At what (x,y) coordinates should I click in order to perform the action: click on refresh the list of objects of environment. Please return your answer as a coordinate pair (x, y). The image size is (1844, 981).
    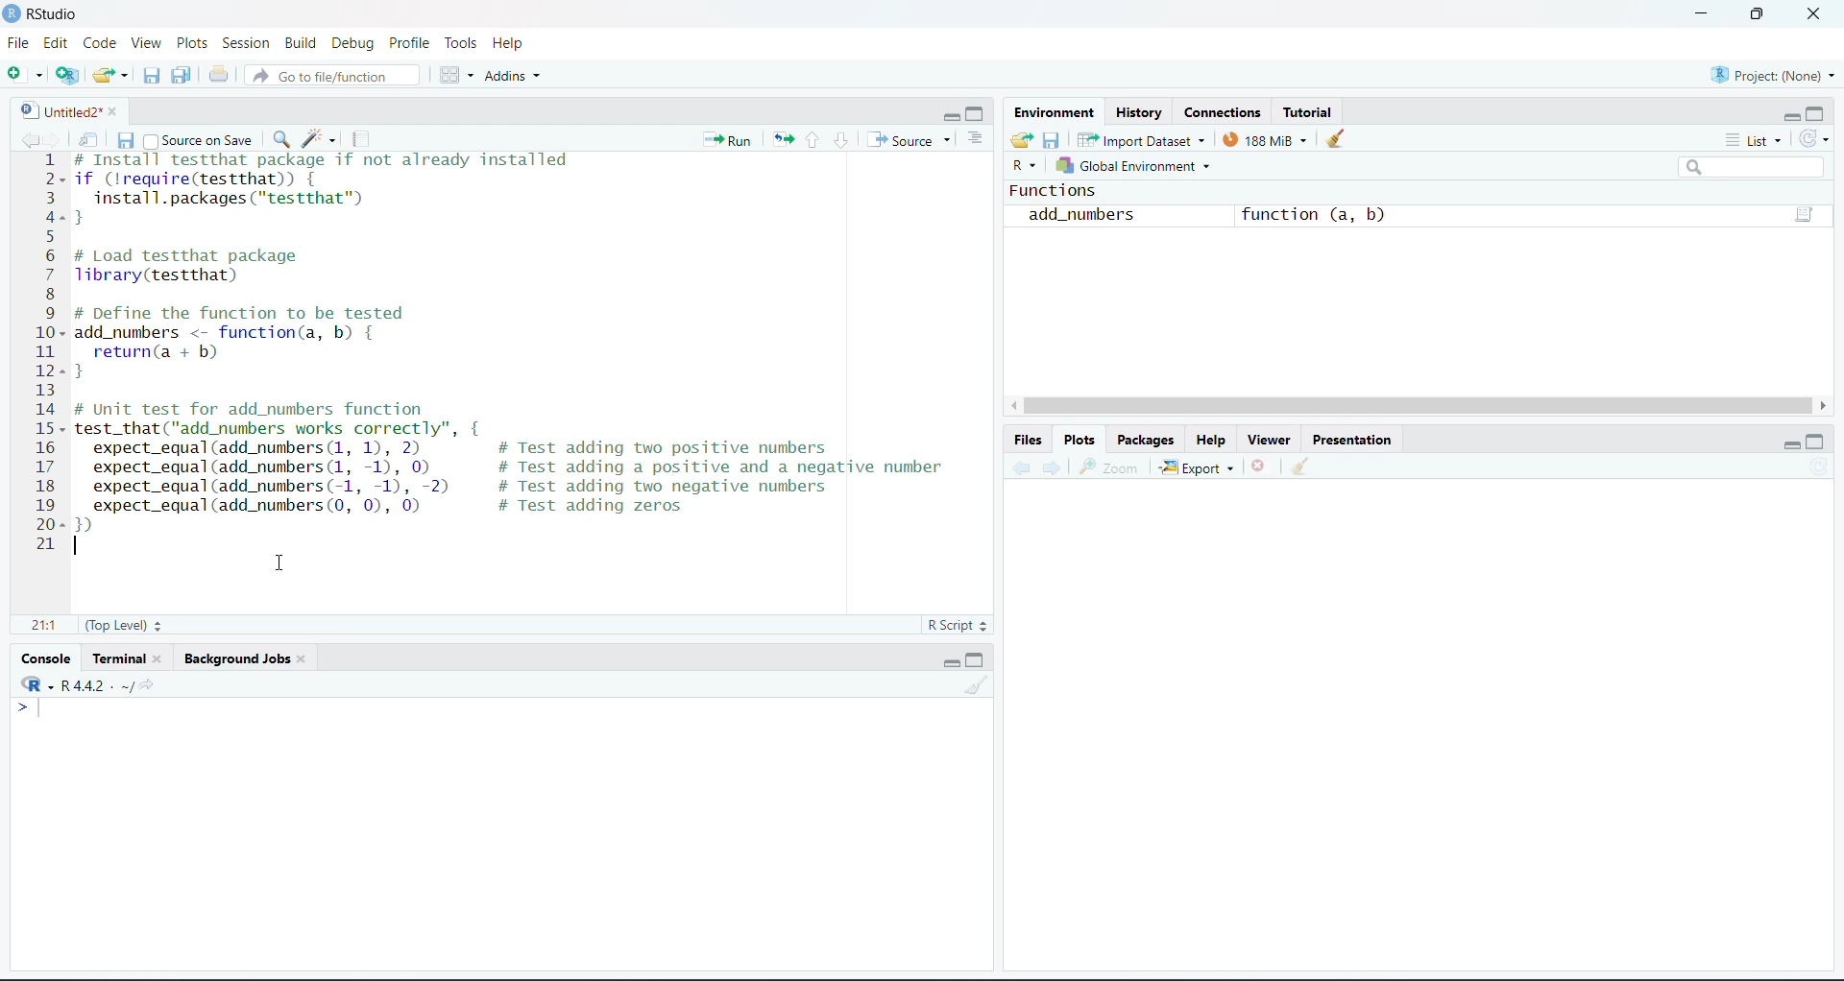
    Looking at the image, I should click on (1814, 139).